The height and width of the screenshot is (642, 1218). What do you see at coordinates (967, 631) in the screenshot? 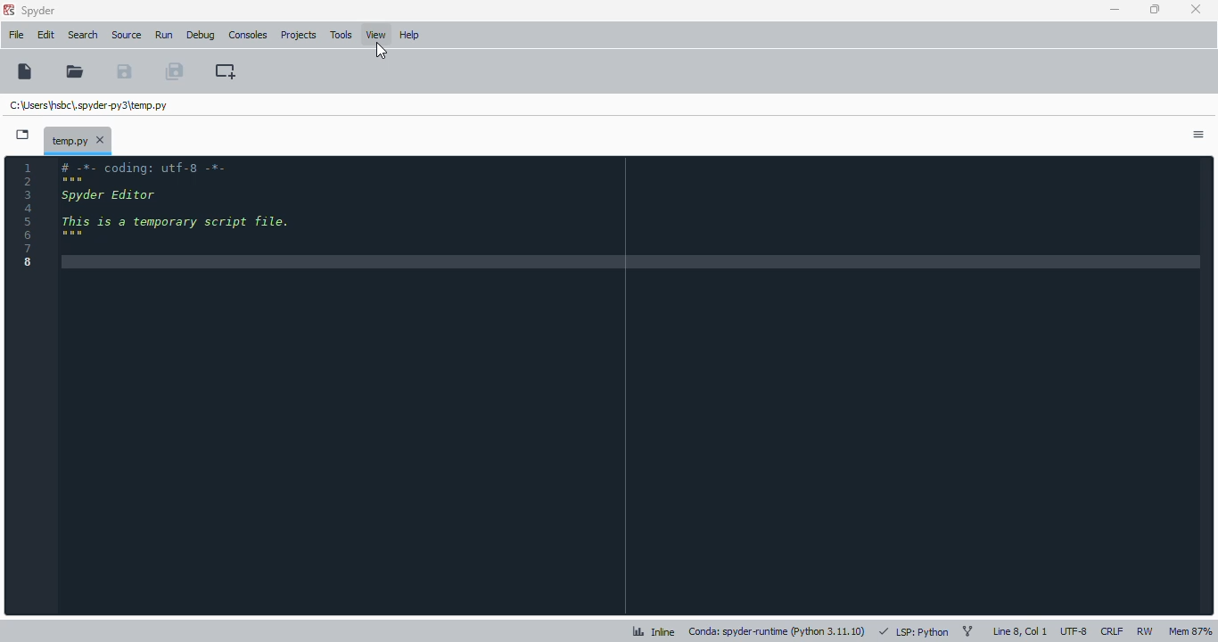
I see `git branch` at bounding box center [967, 631].